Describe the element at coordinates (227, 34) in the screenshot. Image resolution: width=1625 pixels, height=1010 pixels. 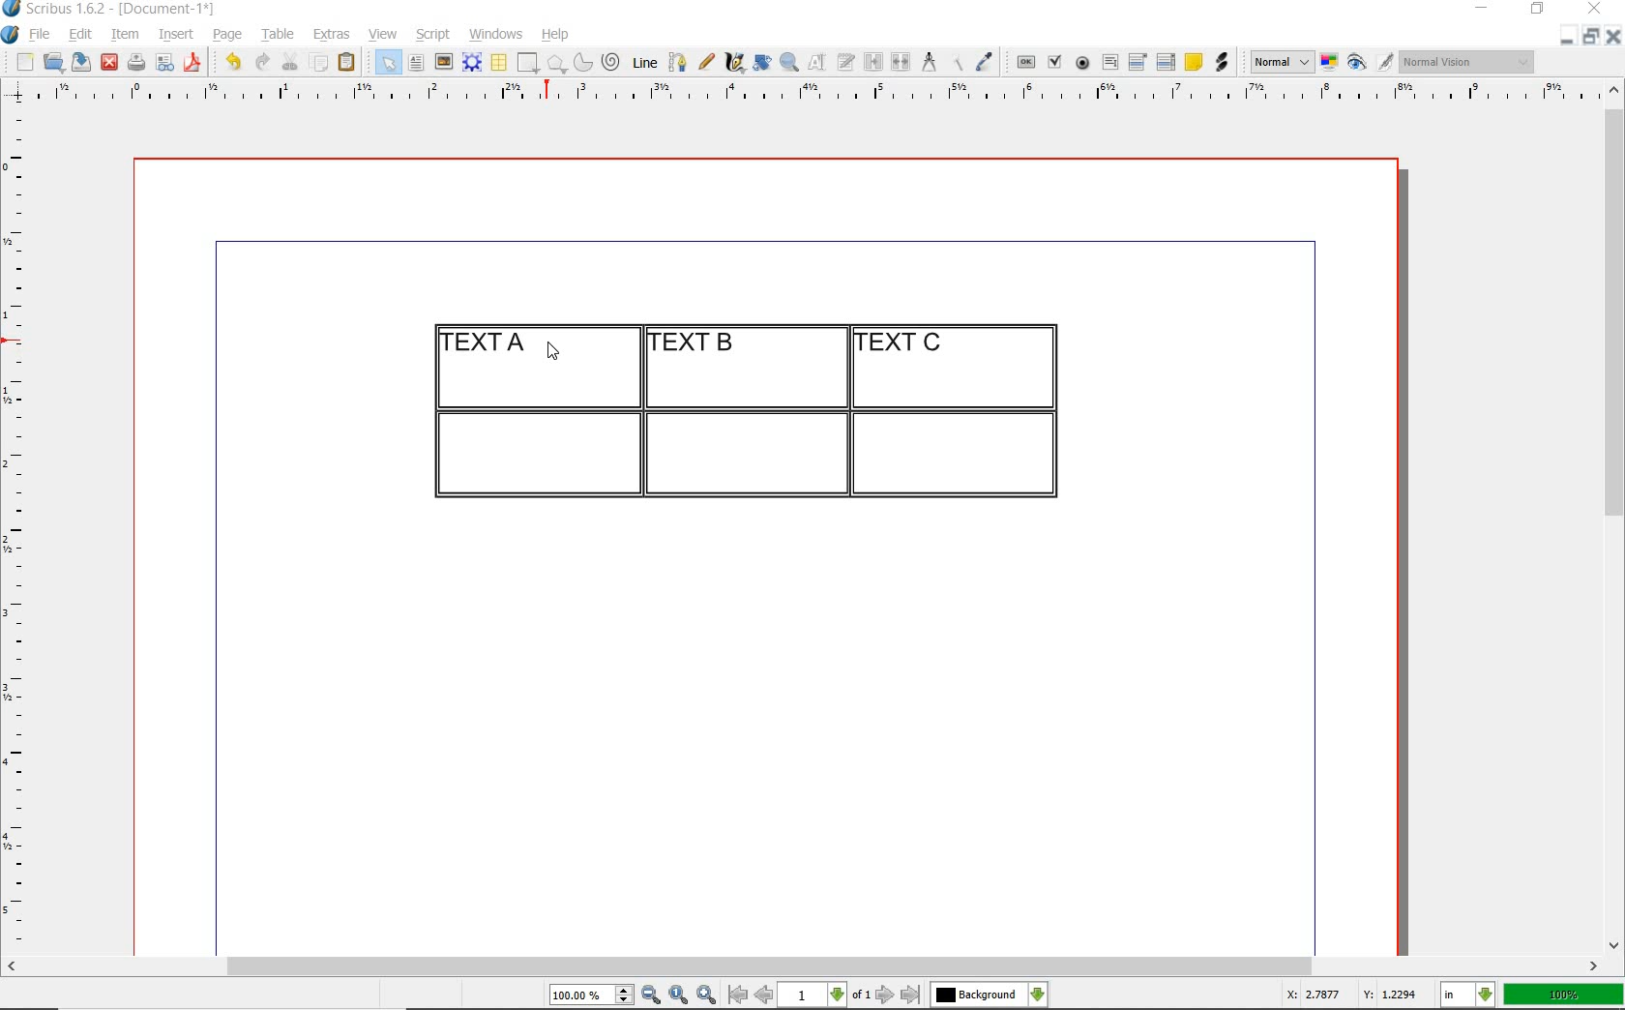
I see `page` at that location.